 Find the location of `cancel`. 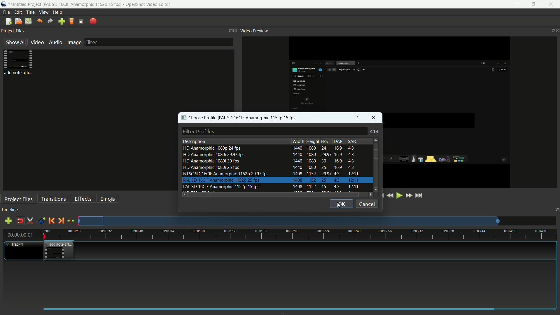

cancel is located at coordinates (367, 204).